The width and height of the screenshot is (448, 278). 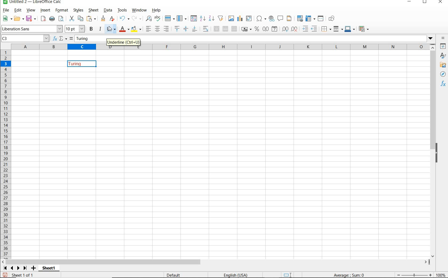 What do you see at coordinates (443, 65) in the screenshot?
I see `GALLERY` at bounding box center [443, 65].